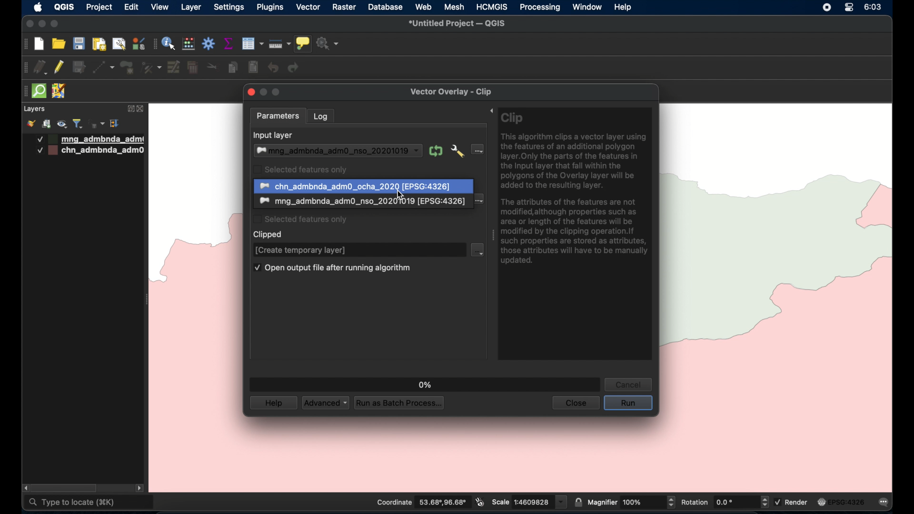 The height and width of the screenshot is (514, 914). I want to click on coordinate, so click(420, 502).